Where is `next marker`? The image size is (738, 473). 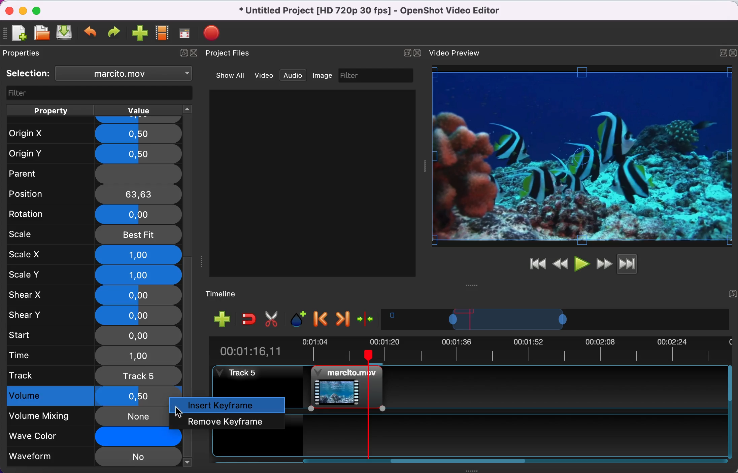 next marker is located at coordinates (342, 319).